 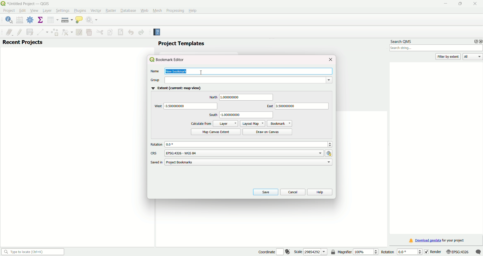 I want to click on identify feature, so click(x=9, y=20).